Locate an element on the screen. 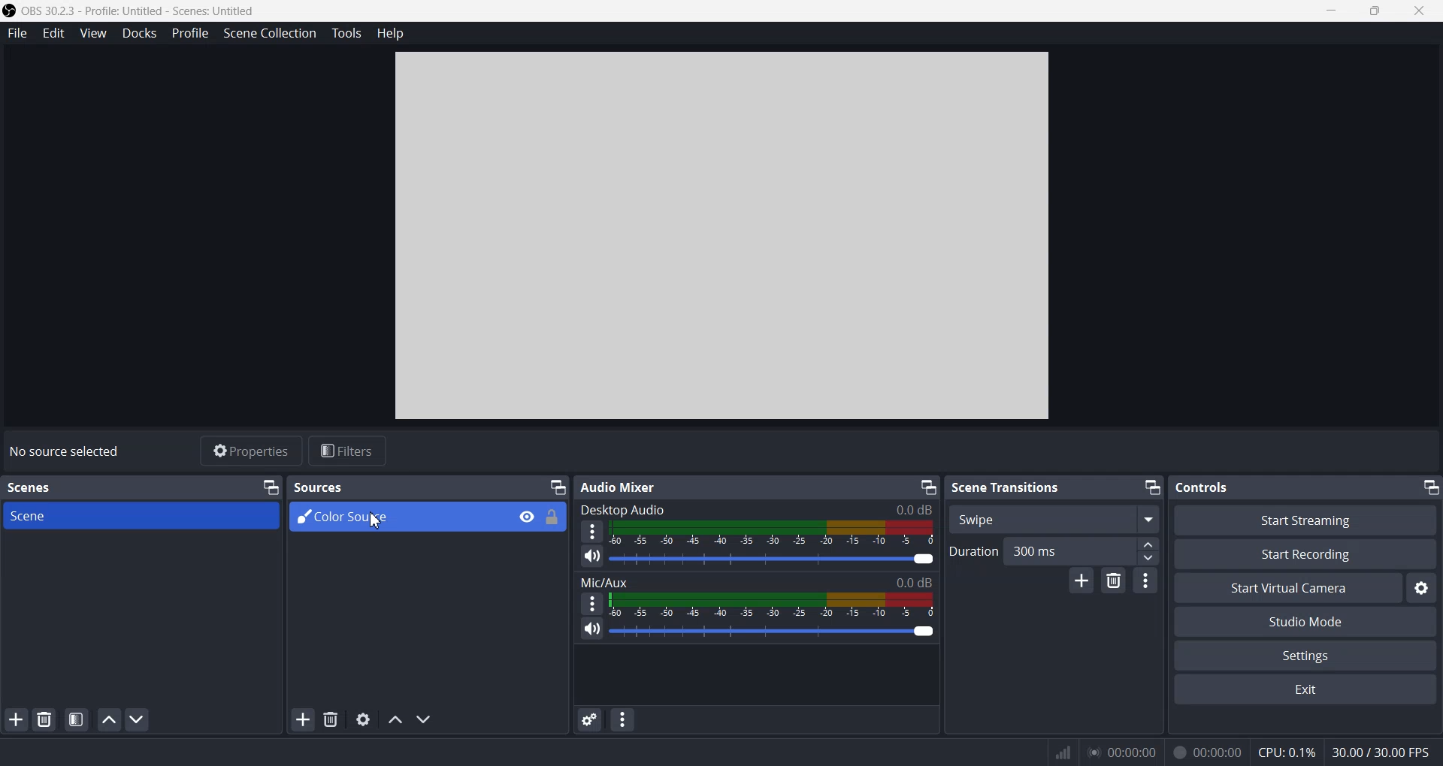  Desktop Audio 0.0 dB is located at coordinates (758, 507).